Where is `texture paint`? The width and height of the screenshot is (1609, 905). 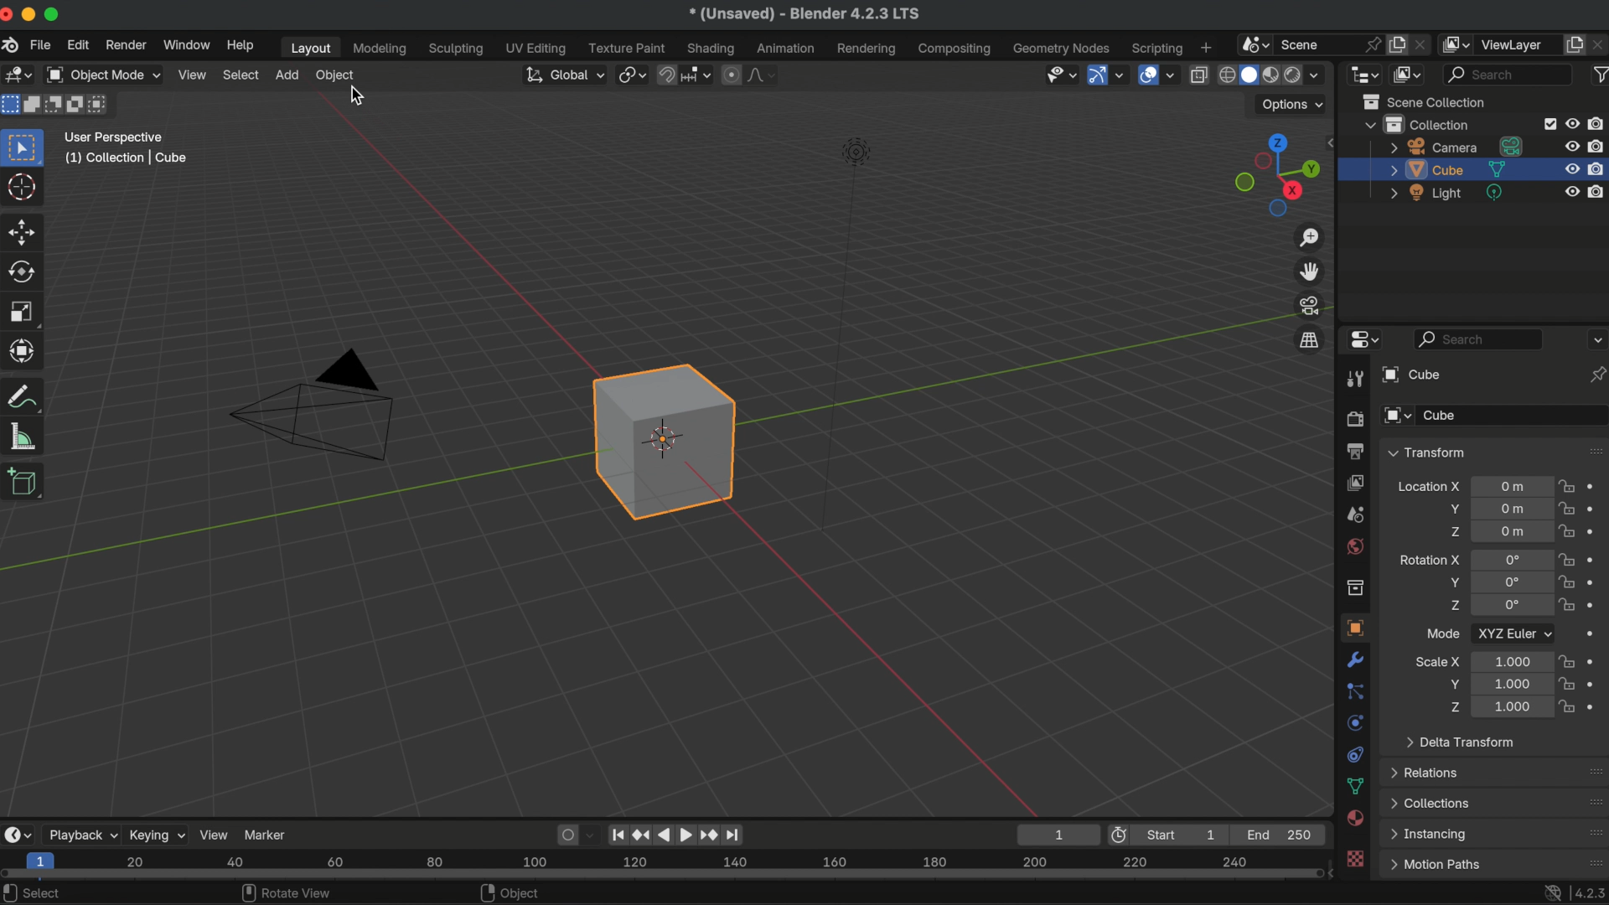
texture paint is located at coordinates (627, 48).